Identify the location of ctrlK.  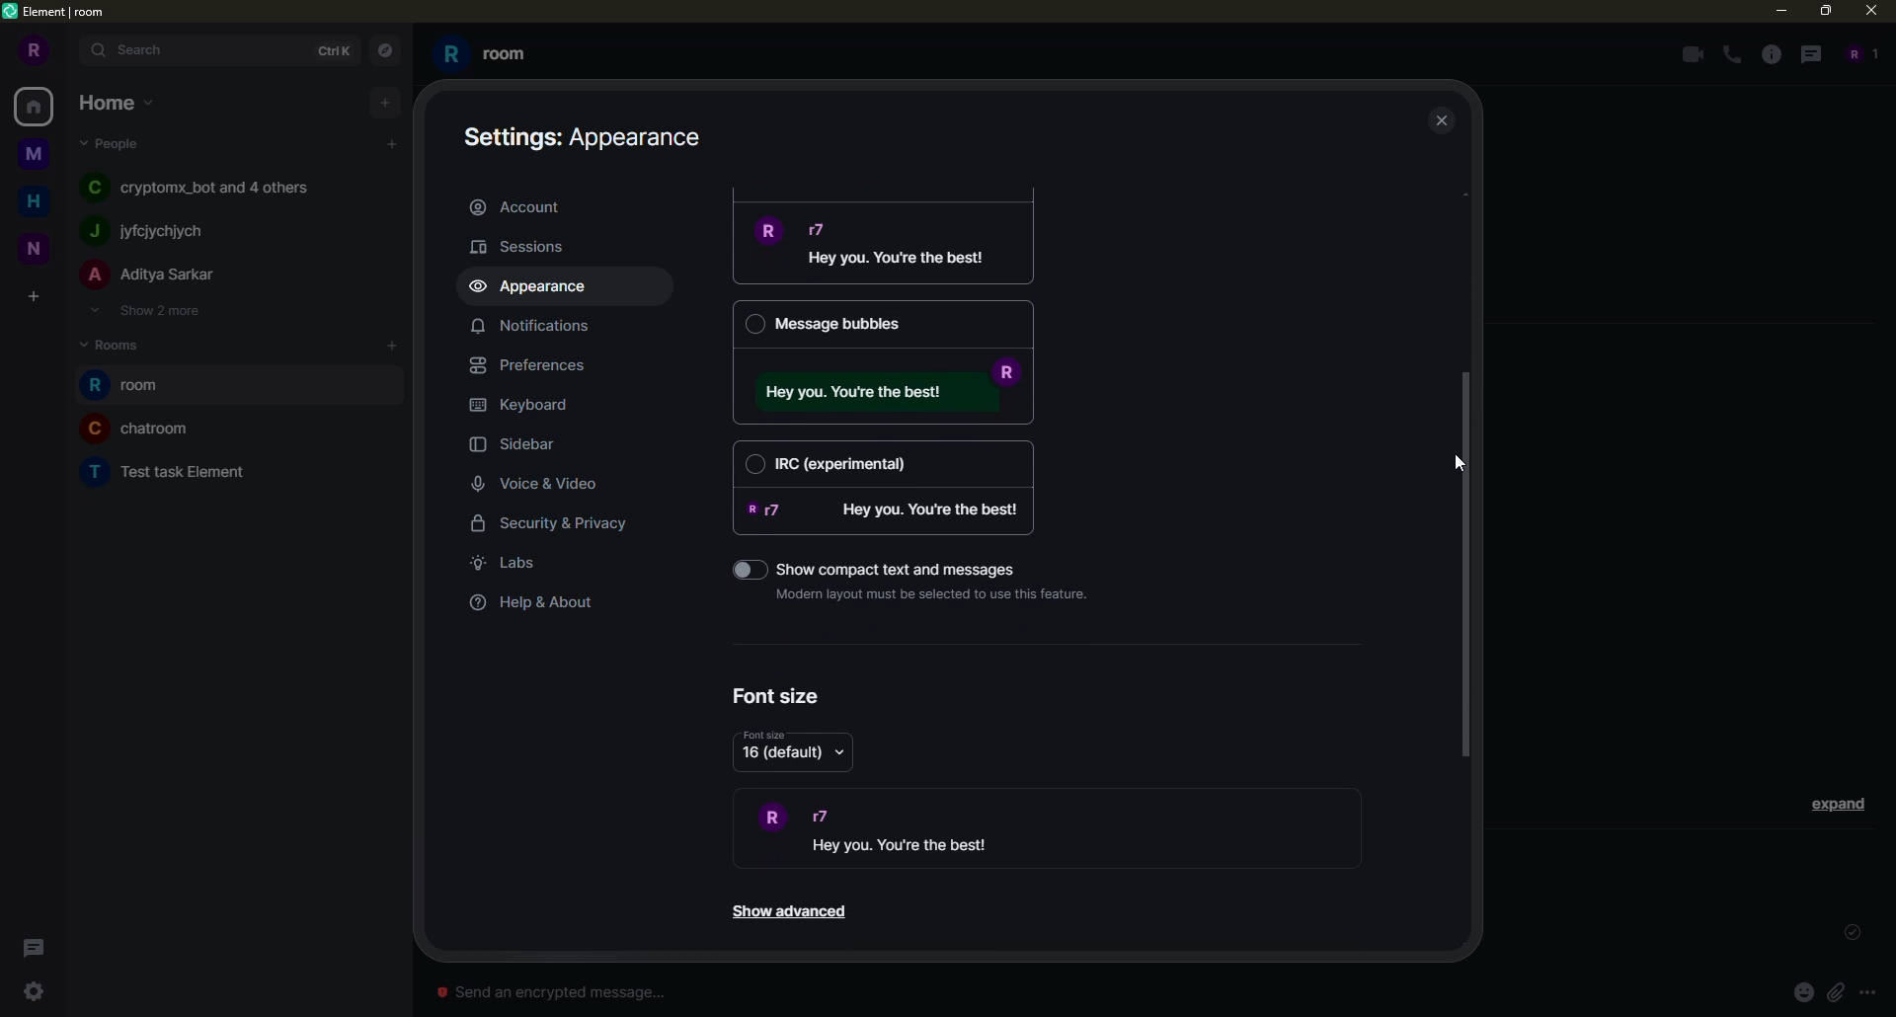
(330, 48).